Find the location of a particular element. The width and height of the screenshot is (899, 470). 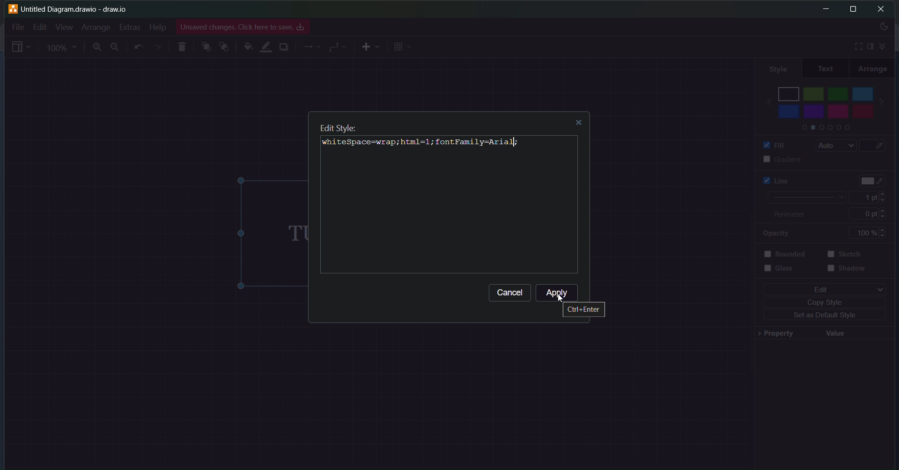

green is located at coordinates (838, 92).